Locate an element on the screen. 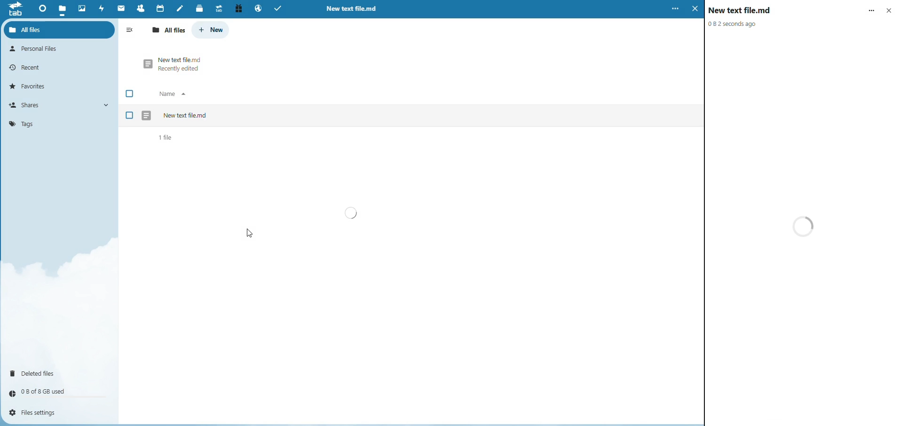  Deleted Files is located at coordinates (37, 372).